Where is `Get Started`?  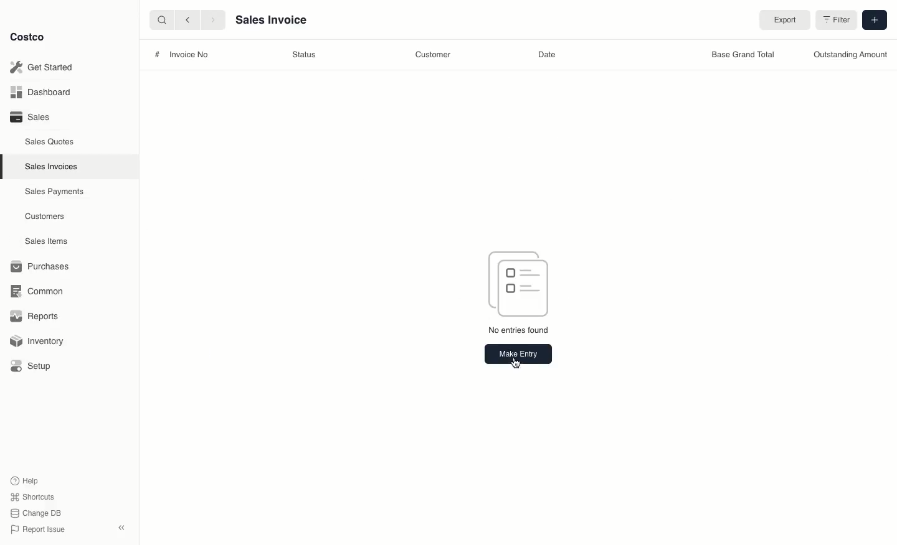
Get Started is located at coordinates (41, 67).